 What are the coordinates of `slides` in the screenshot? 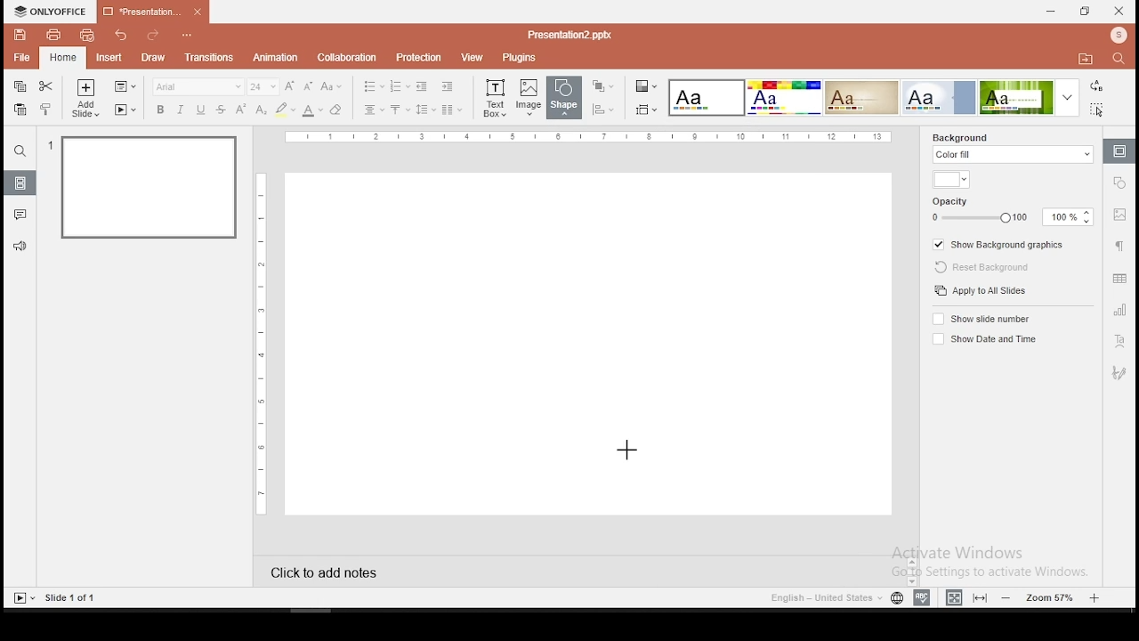 It's located at (19, 183).